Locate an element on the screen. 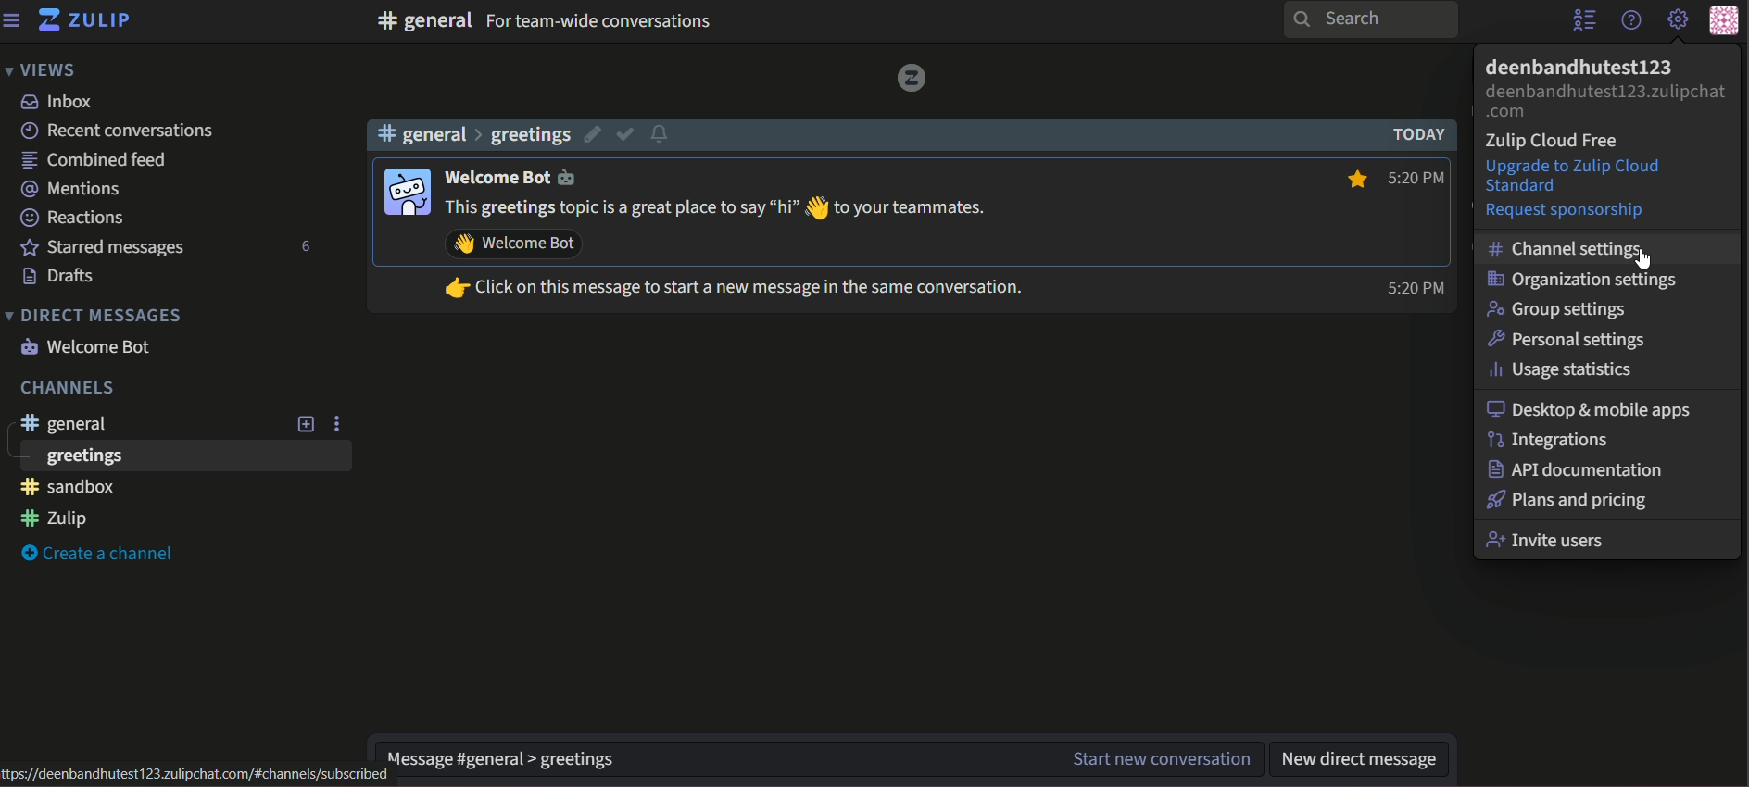 The width and height of the screenshot is (1749, 787). usage statistics is located at coordinates (1567, 369).